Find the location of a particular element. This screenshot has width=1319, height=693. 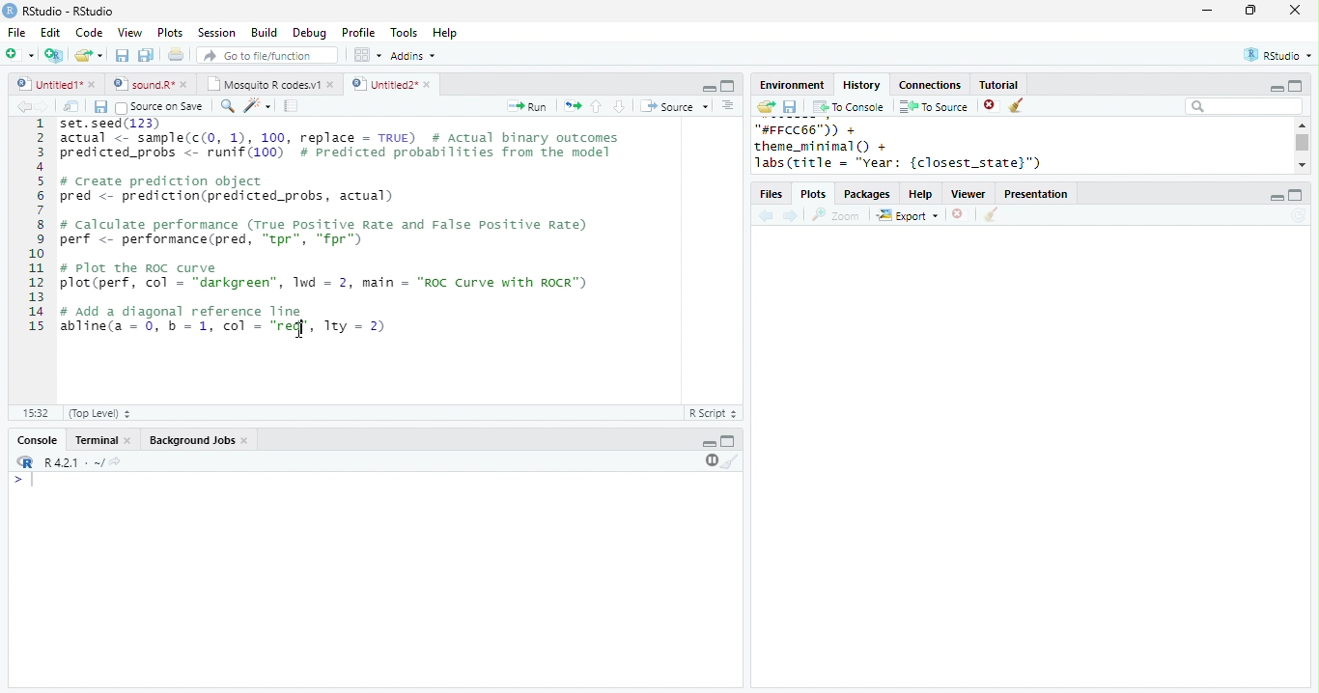

Export is located at coordinates (909, 216).